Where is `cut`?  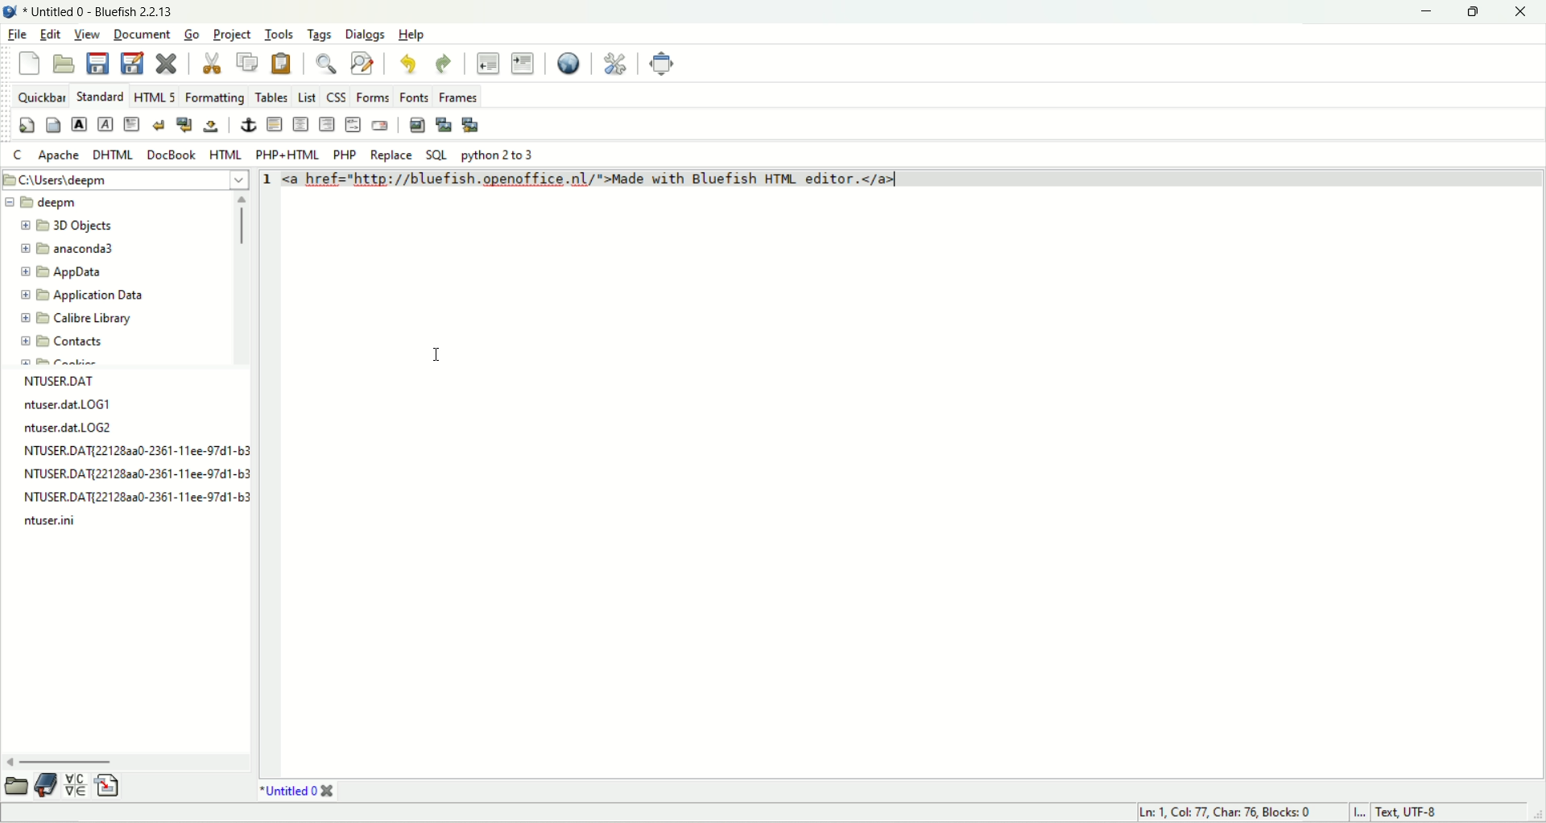 cut is located at coordinates (207, 64).